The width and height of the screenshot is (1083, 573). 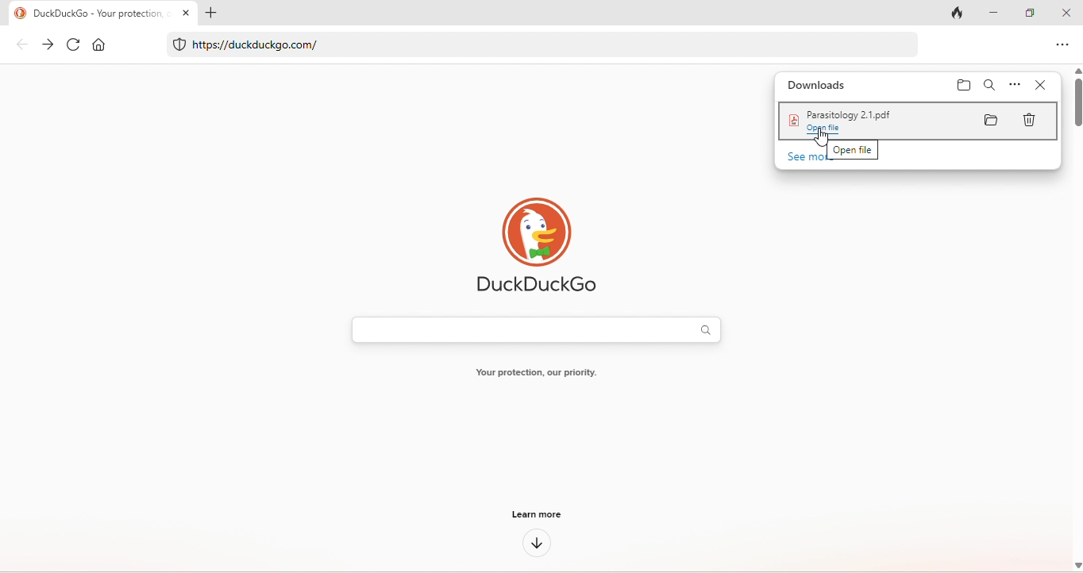 I want to click on down arrow, so click(x=538, y=544).